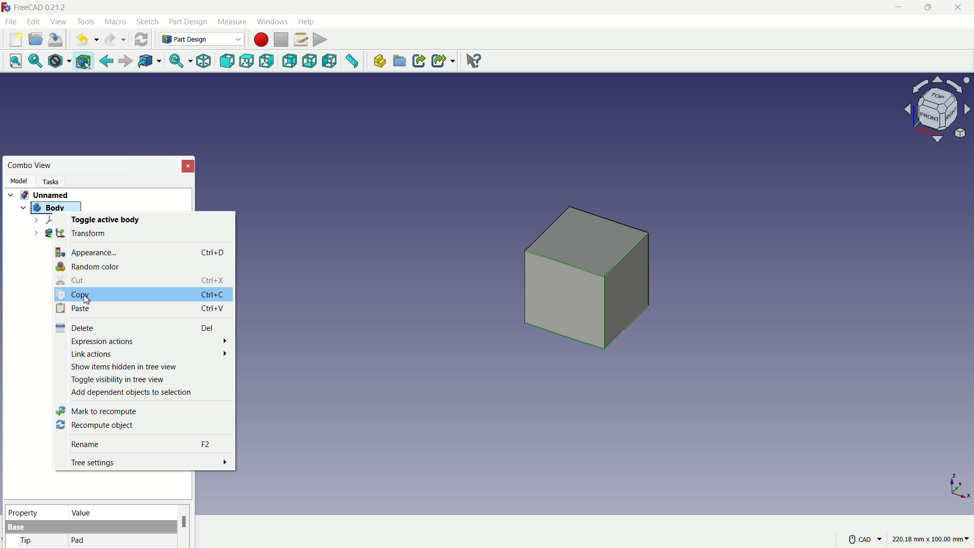  I want to click on save file, so click(57, 40).